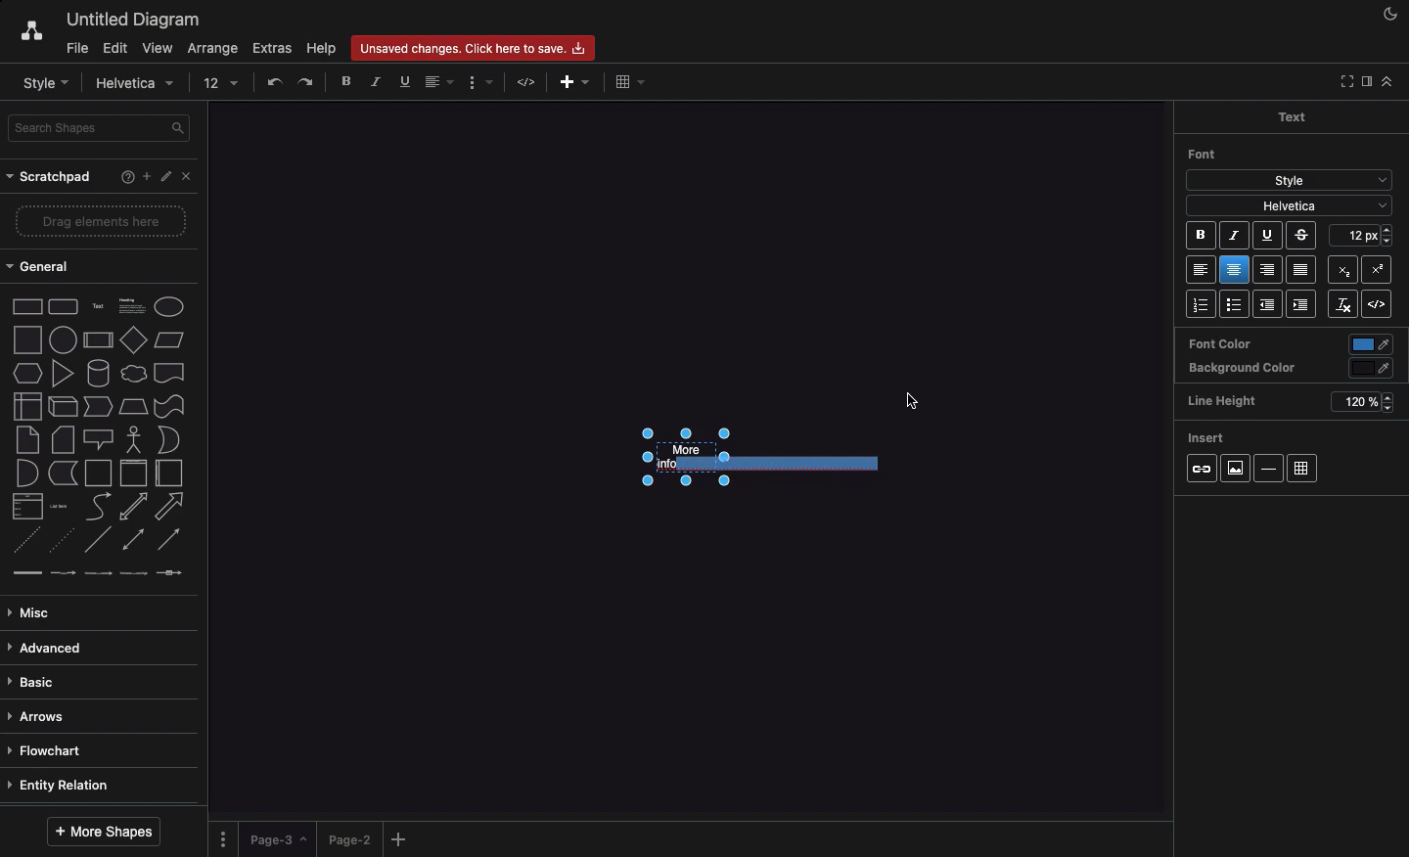 The image size is (1409, 857). What do you see at coordinates (307, 82) in the screenshot?
I see `Redo` at bounding box center [307, 82].